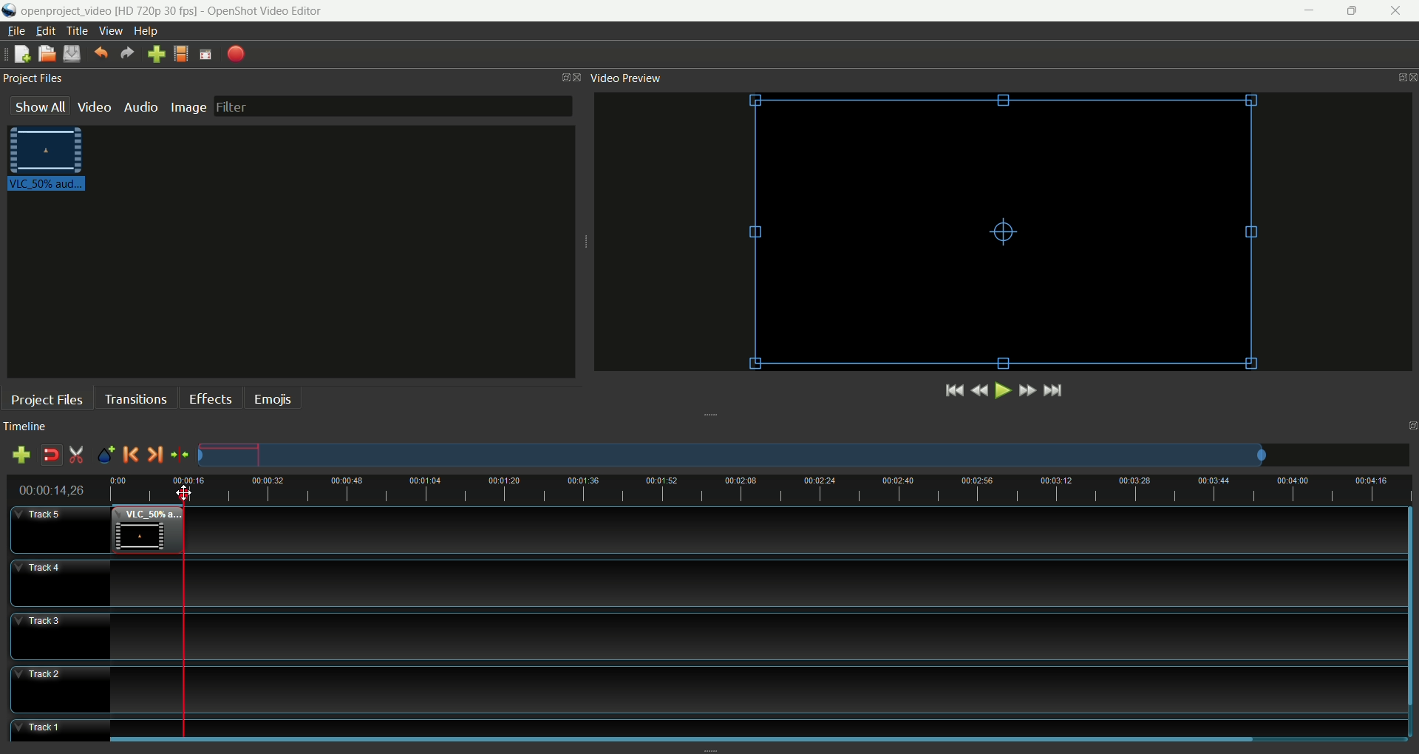 This screenshot has height=754, width=1419. I want to click on video, so click(95, 106).